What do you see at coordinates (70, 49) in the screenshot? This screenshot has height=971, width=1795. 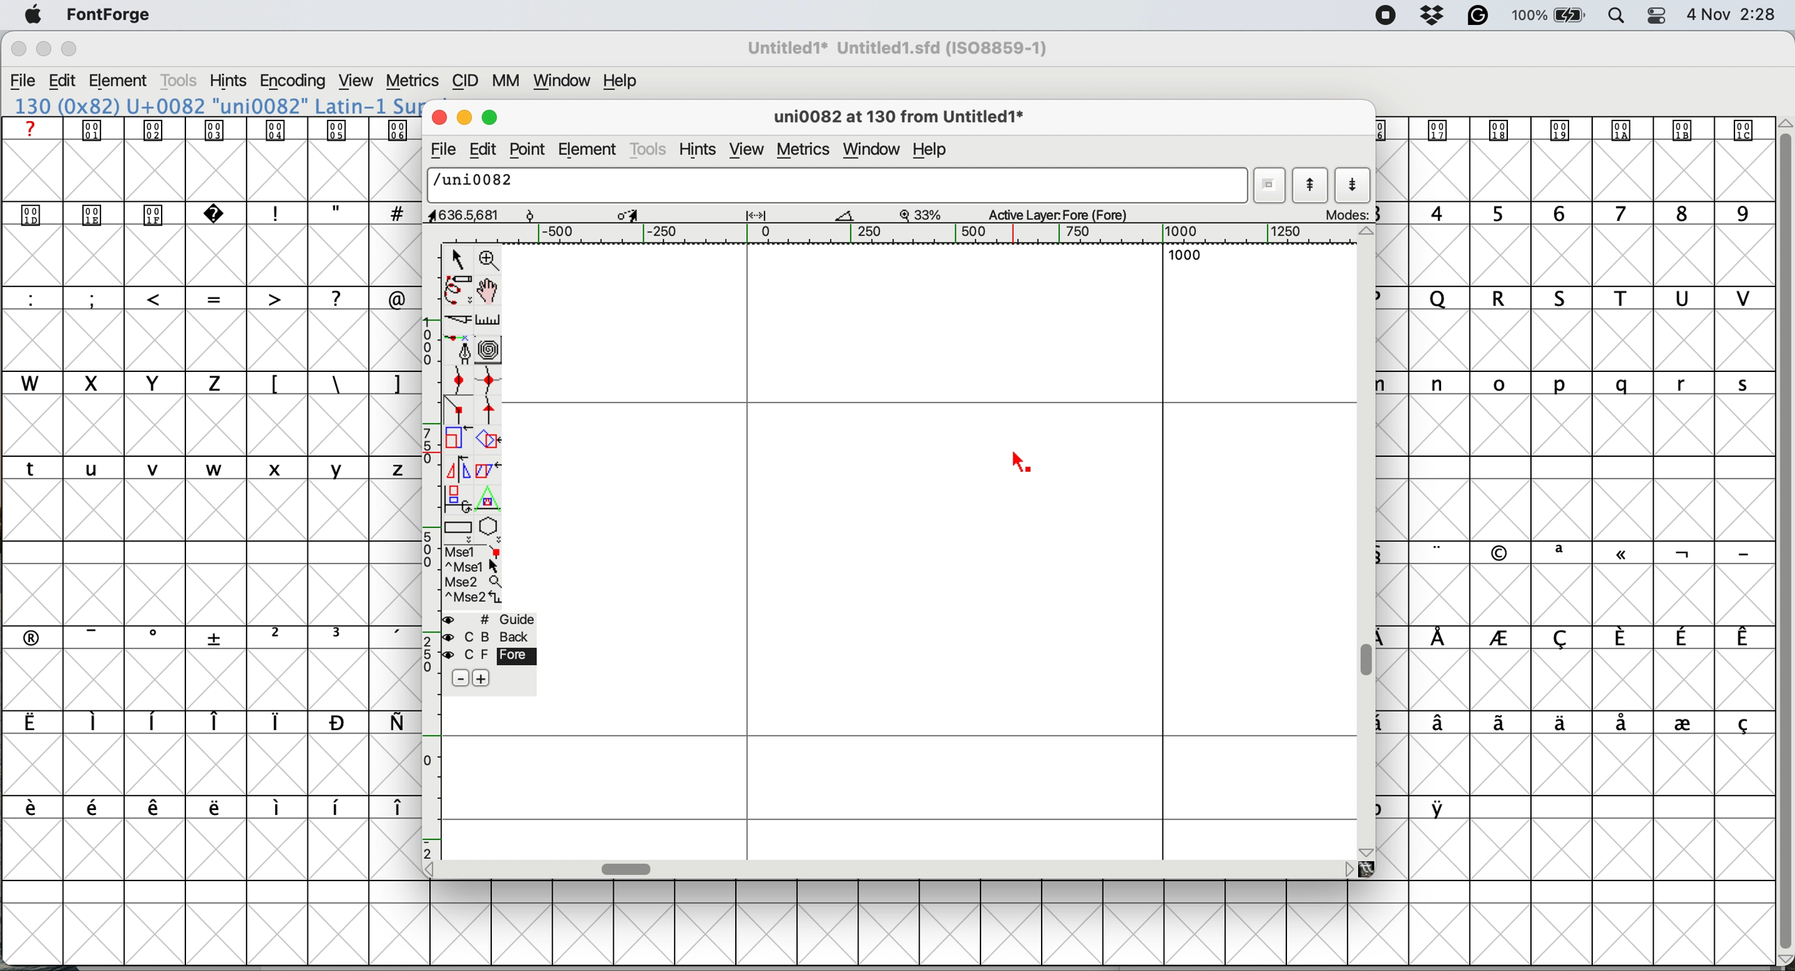 I see `maximise` at bounding box center [70, 49].